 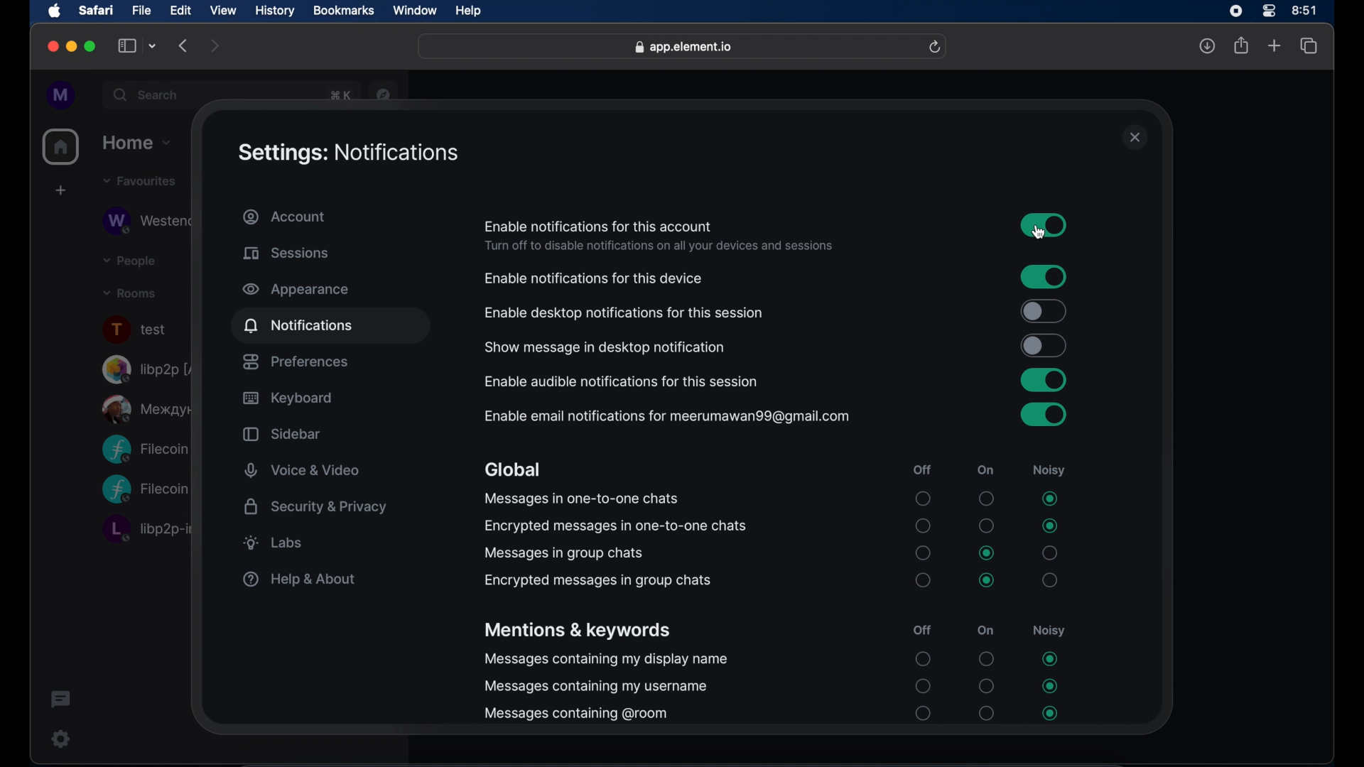 I want to click on control center, so click(x=1268, y=11).